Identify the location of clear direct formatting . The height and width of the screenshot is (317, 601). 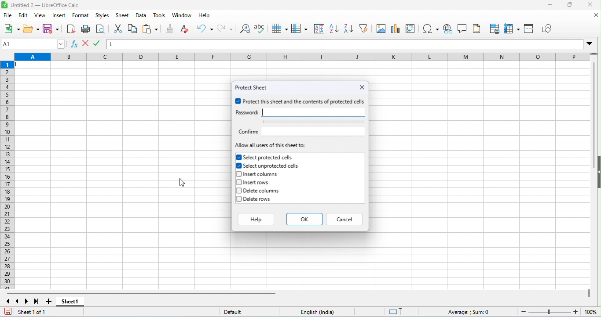
(184, 29).